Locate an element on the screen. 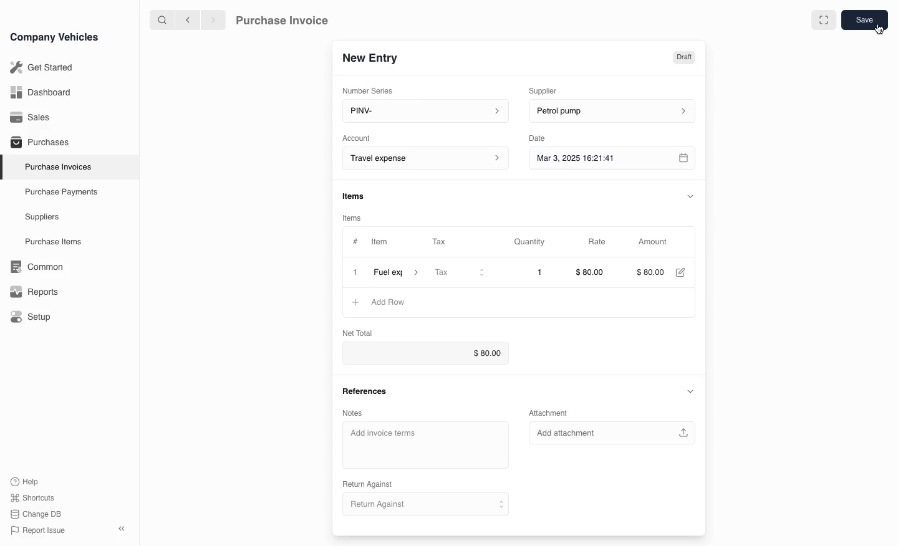 The height and width of the screenshot is (546, 898). Get Started is located at coordinates (39, 67).